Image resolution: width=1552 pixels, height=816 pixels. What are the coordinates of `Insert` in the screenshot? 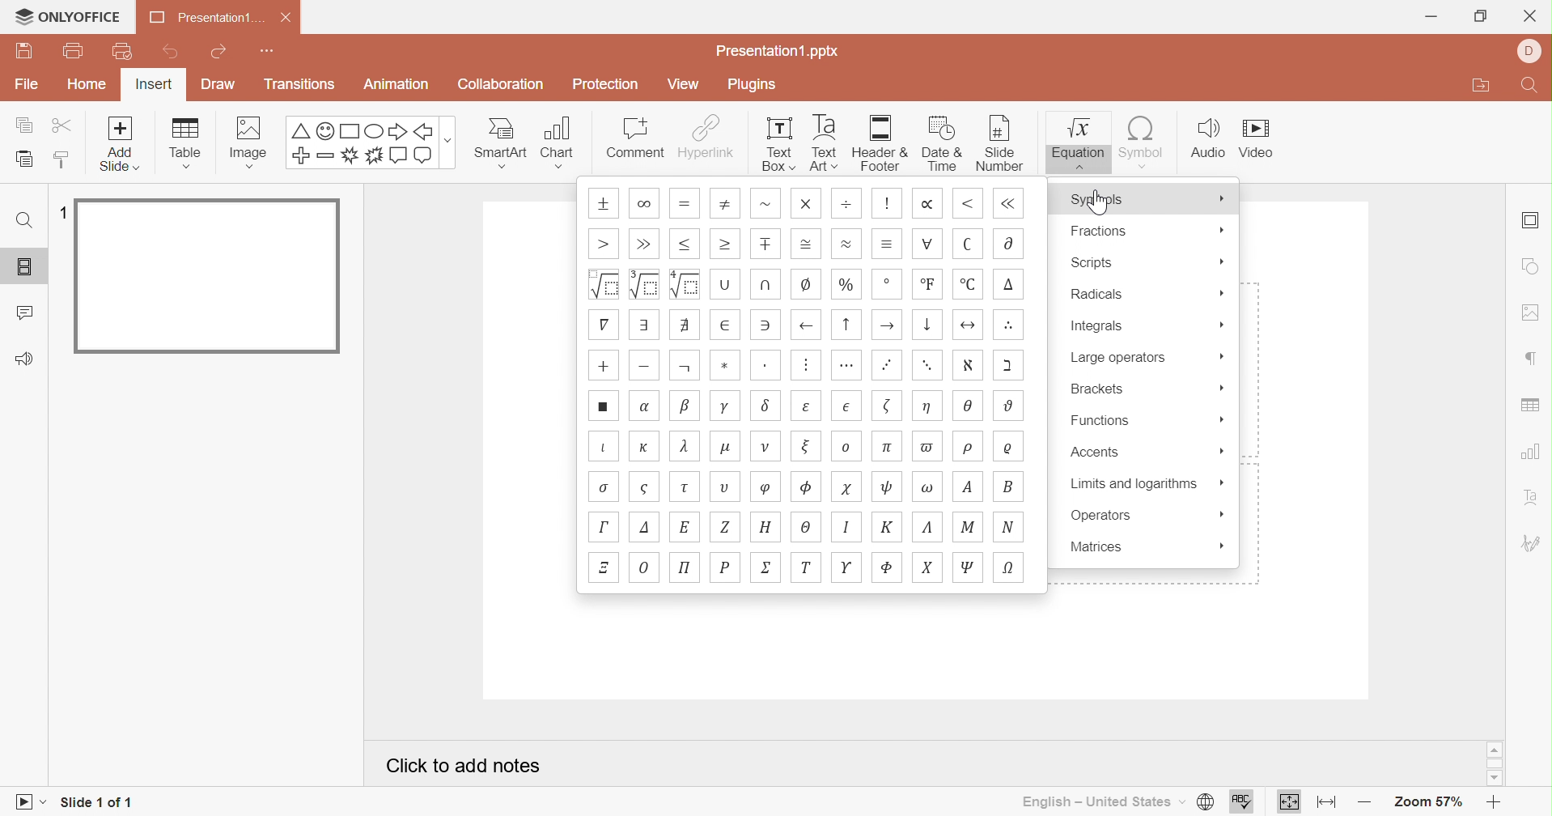 It's located at (155, 84).